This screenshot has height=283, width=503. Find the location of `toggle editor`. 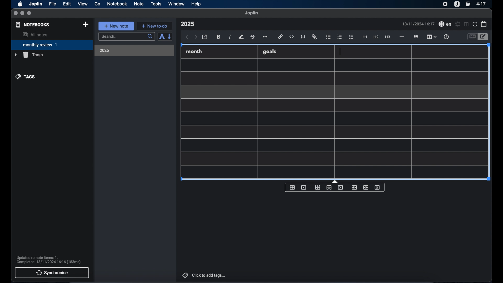

toggle editor is located at coordinates (484, 37).